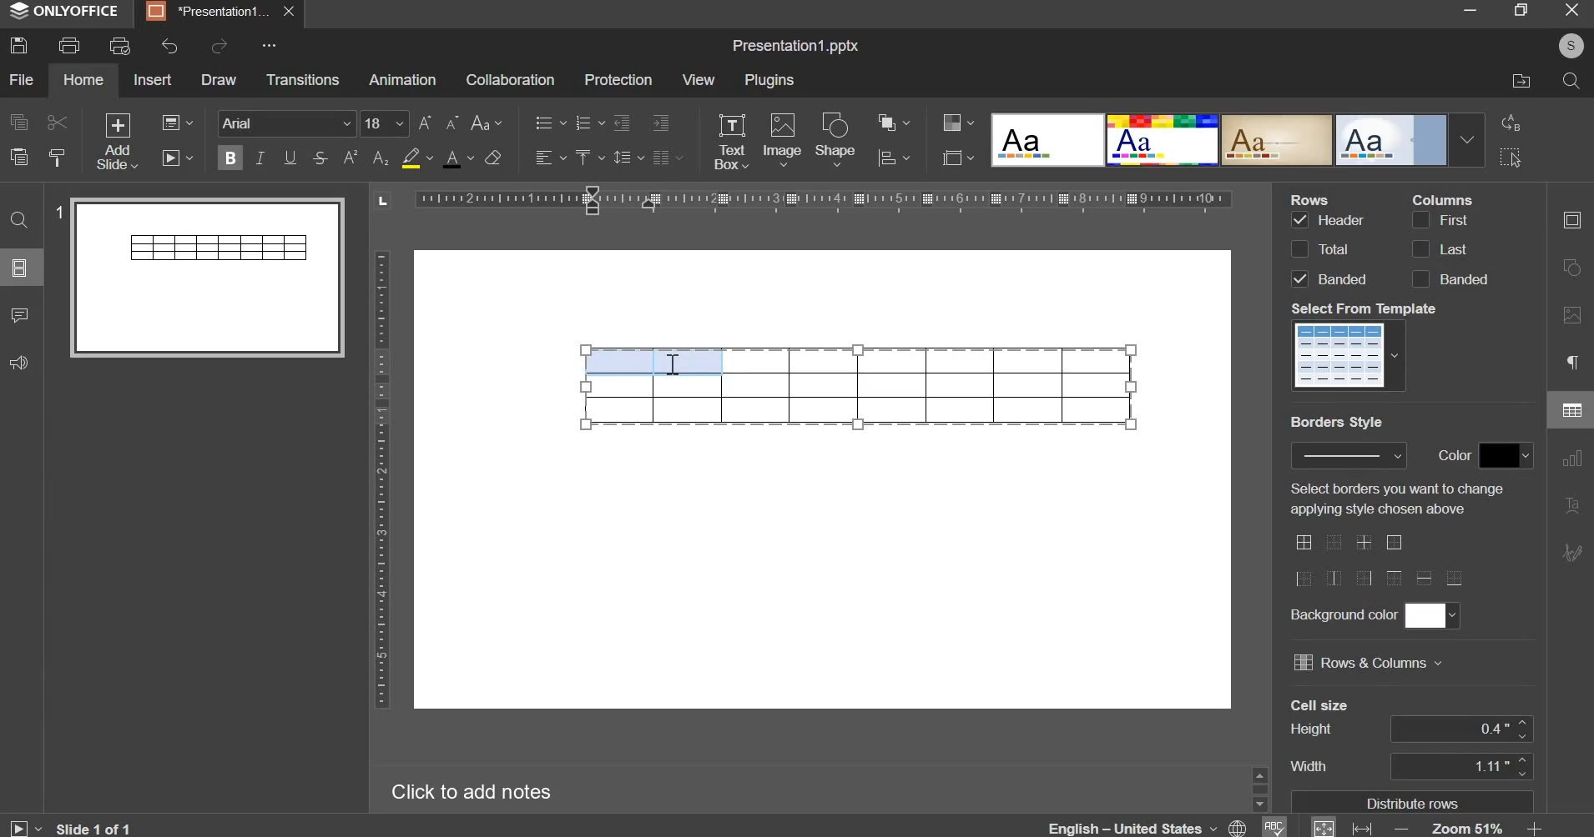  Describe the element at coordinates (893, 122) in the screenshot. I see `arrange object` at that location.